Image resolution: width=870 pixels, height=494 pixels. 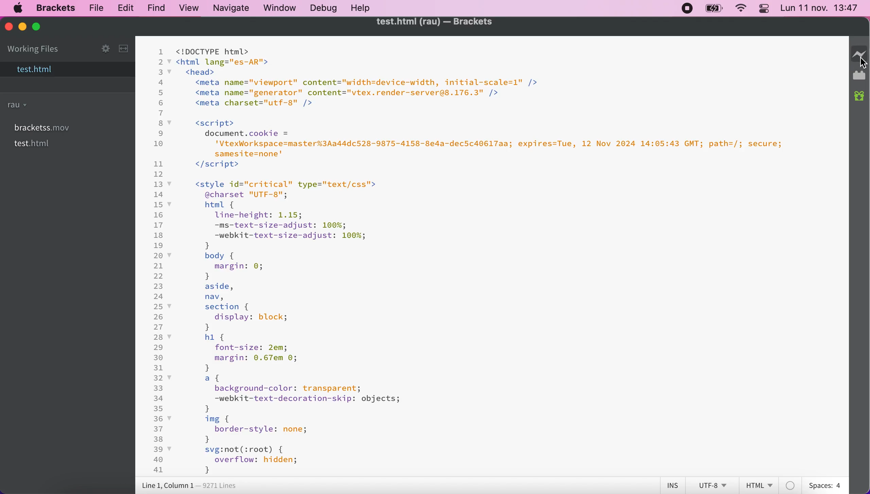 I want to click on close, so click(x=9, y=26).